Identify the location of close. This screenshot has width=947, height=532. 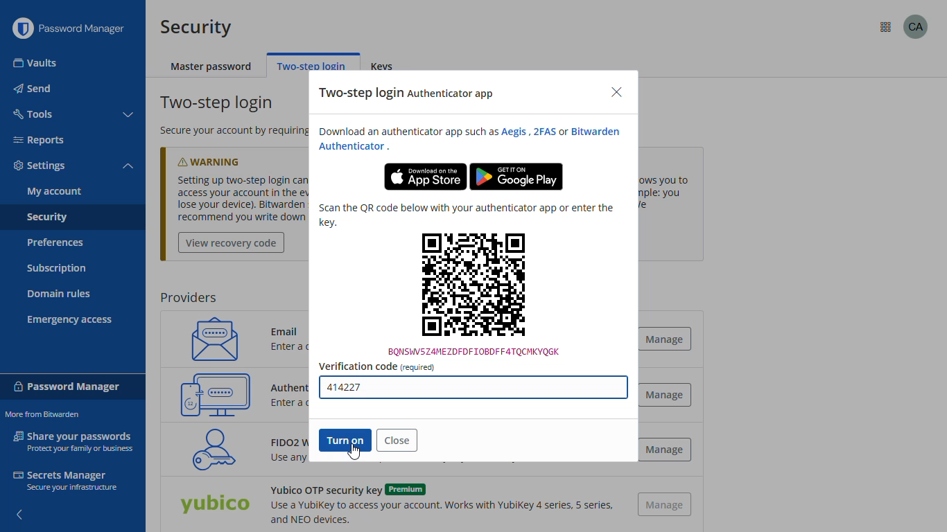
(616, 93).